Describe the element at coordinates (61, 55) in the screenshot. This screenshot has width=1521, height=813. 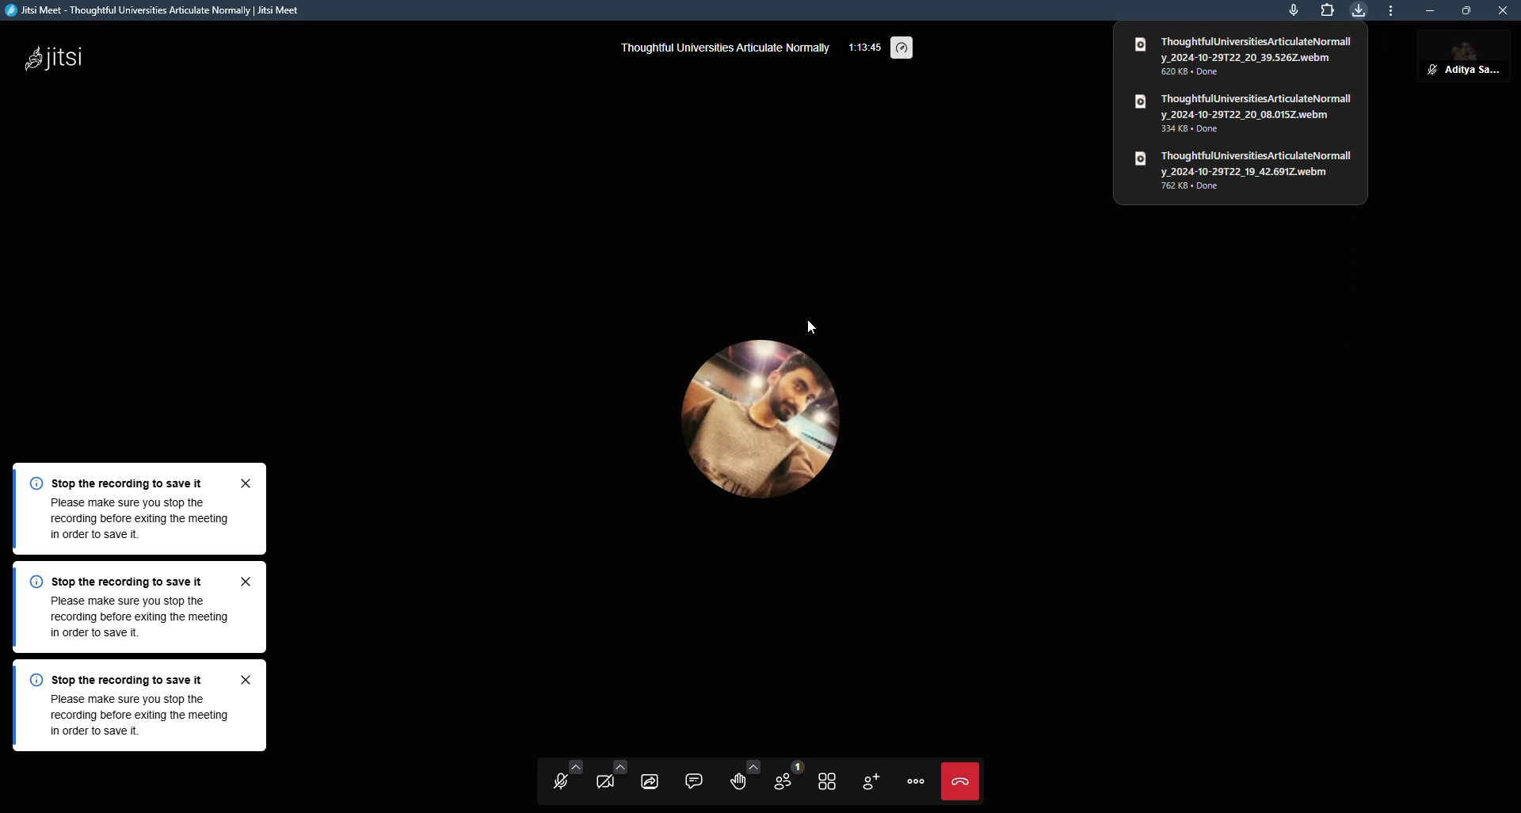
I see `jitsi` at that location.